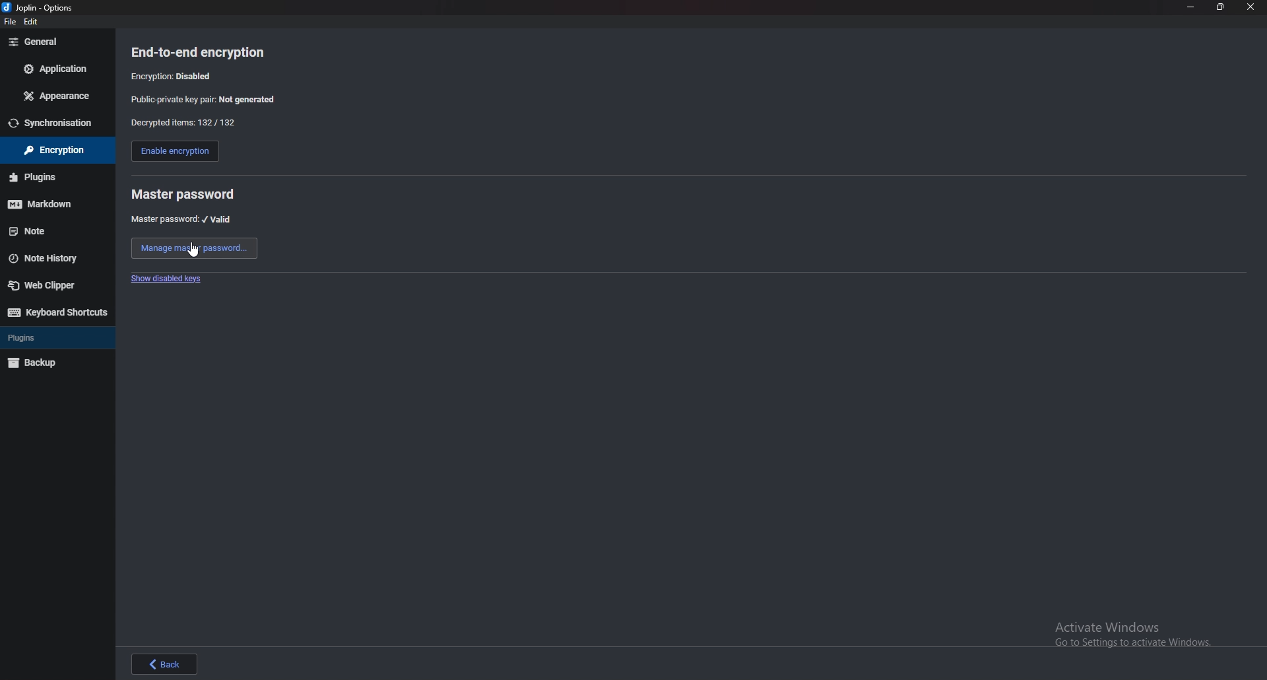 Image resolution: width=1267 pixels, height=680 pixels. I want to click on manage master password, so click(195, 248).